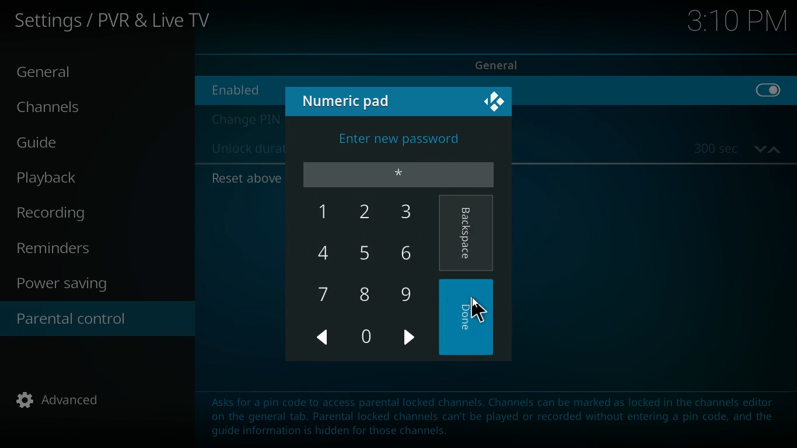 This screenshot has height=448, width=797. Describe the element at coordinates (400, 136) in the screenshot. I see `enter new password` at that location.